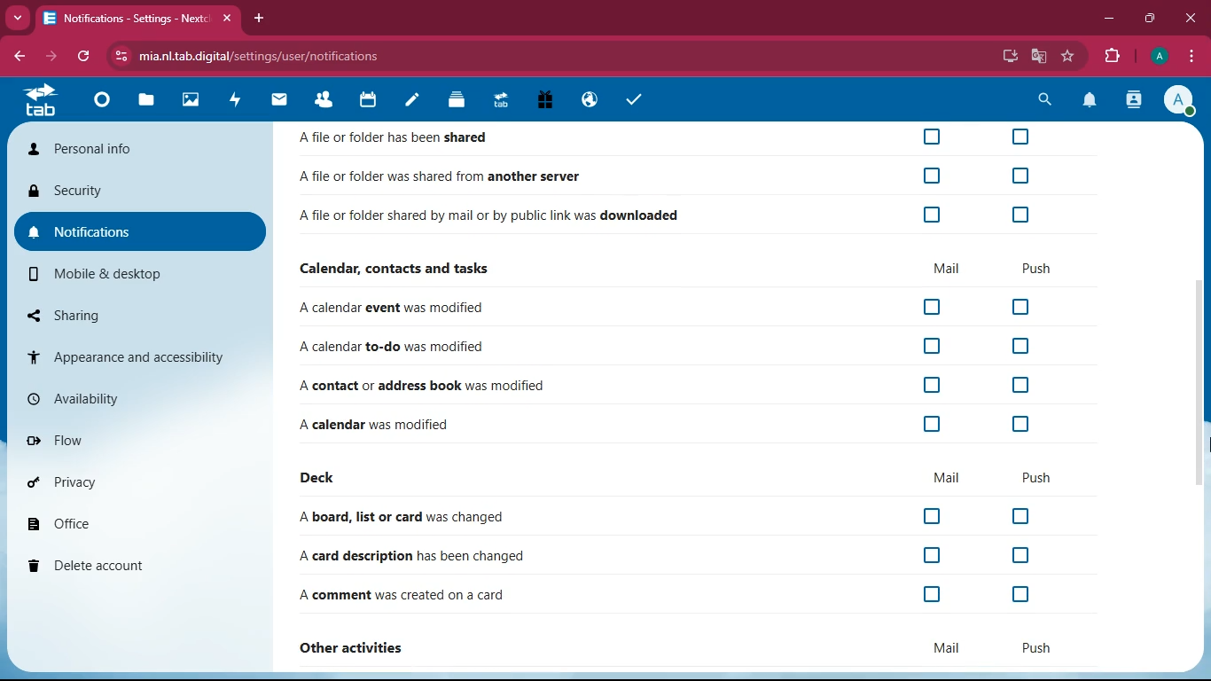 The width and height of the screenshot is (1211, 681). Describe the element at coordinates (1037, 646) in the screenshot. I see `push` at that location.